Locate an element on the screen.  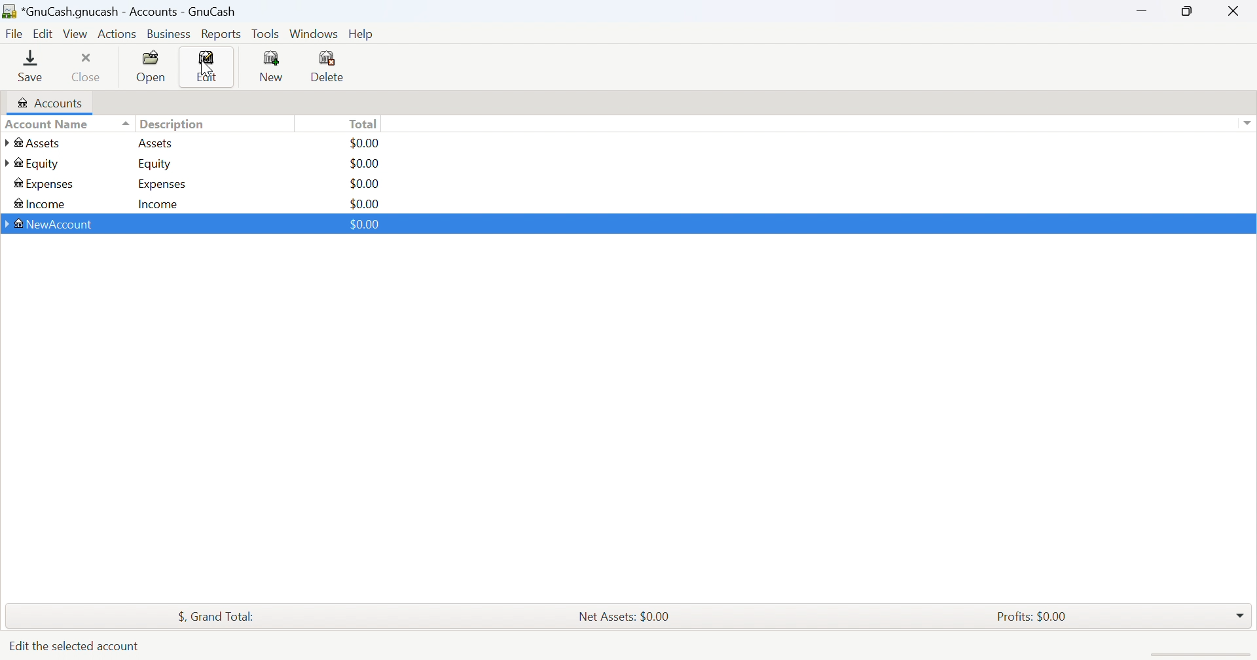
$0.00 is located at coordinates (363, 164).